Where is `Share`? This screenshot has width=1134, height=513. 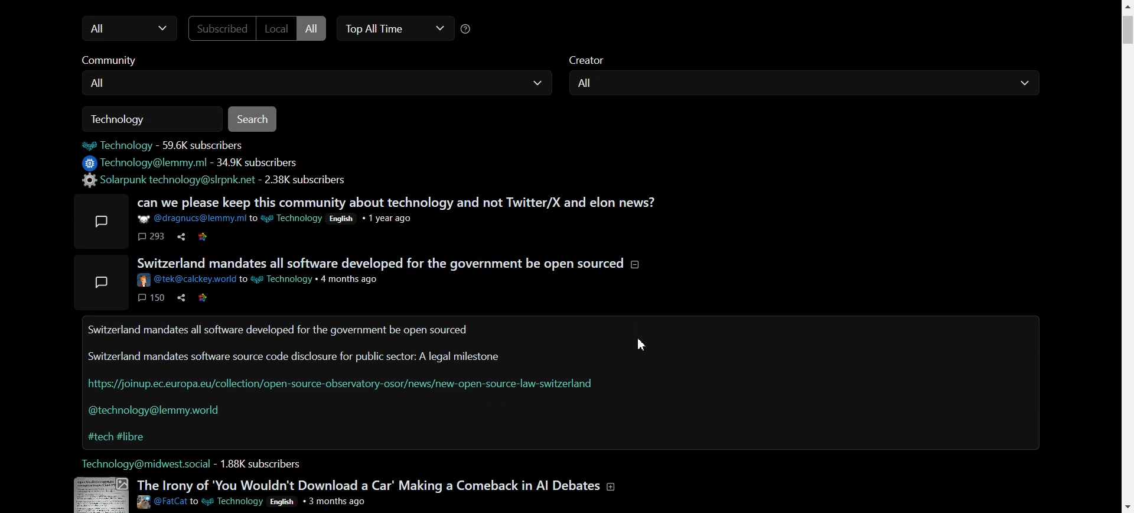
Share is located at coordinates (180, 297).